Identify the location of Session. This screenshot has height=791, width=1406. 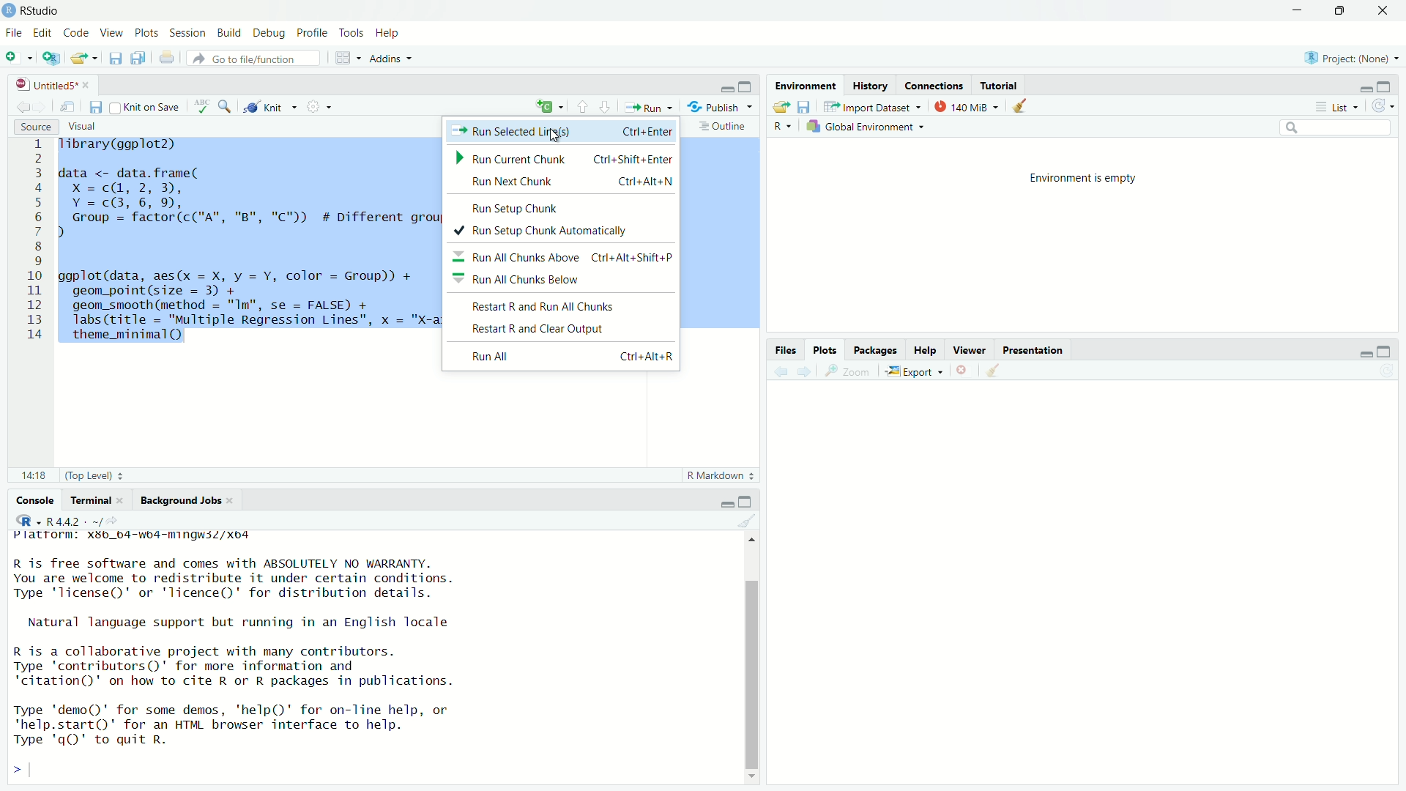
(187, 31).